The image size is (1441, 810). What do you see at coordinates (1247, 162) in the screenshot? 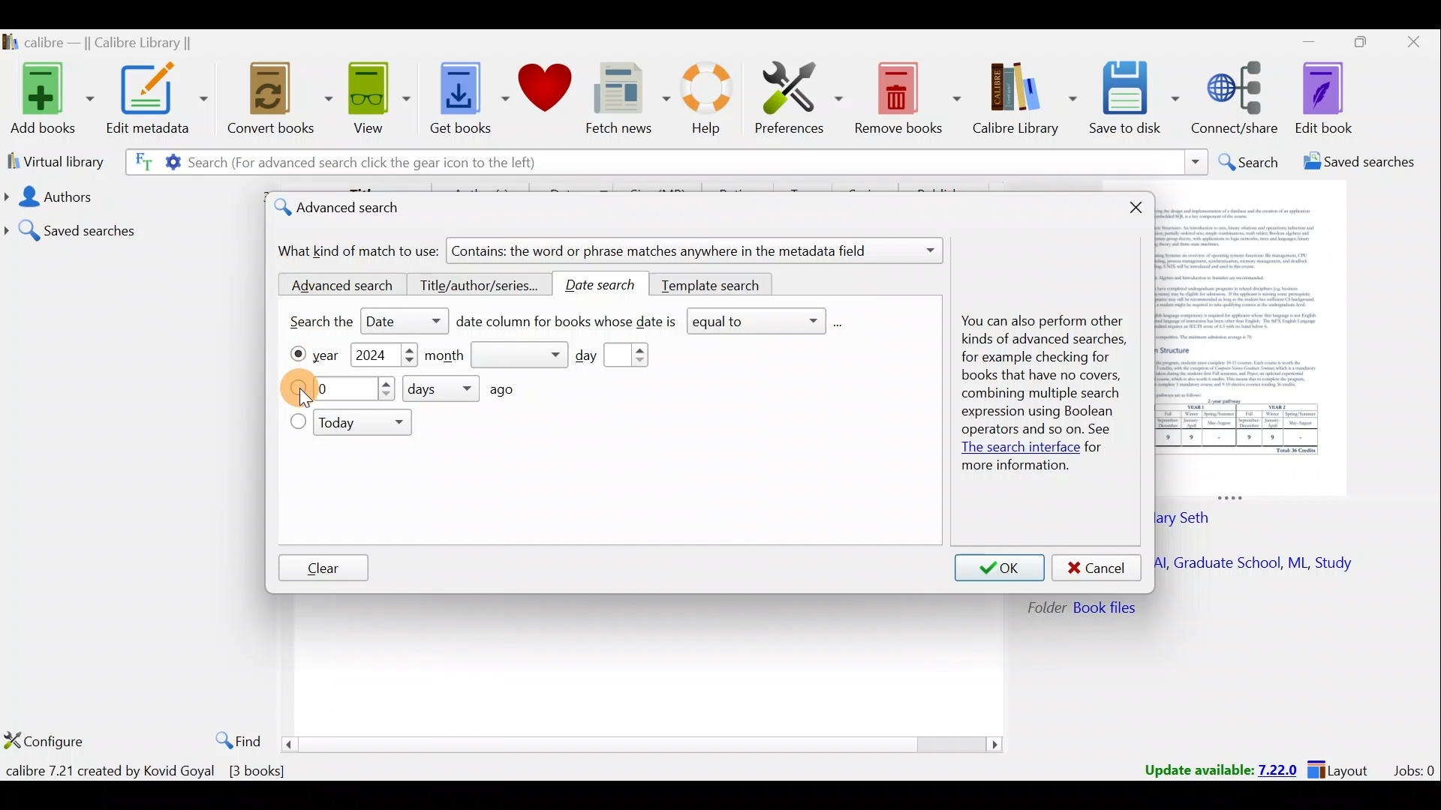
I see `Search` at bounding box center [1247, 162].